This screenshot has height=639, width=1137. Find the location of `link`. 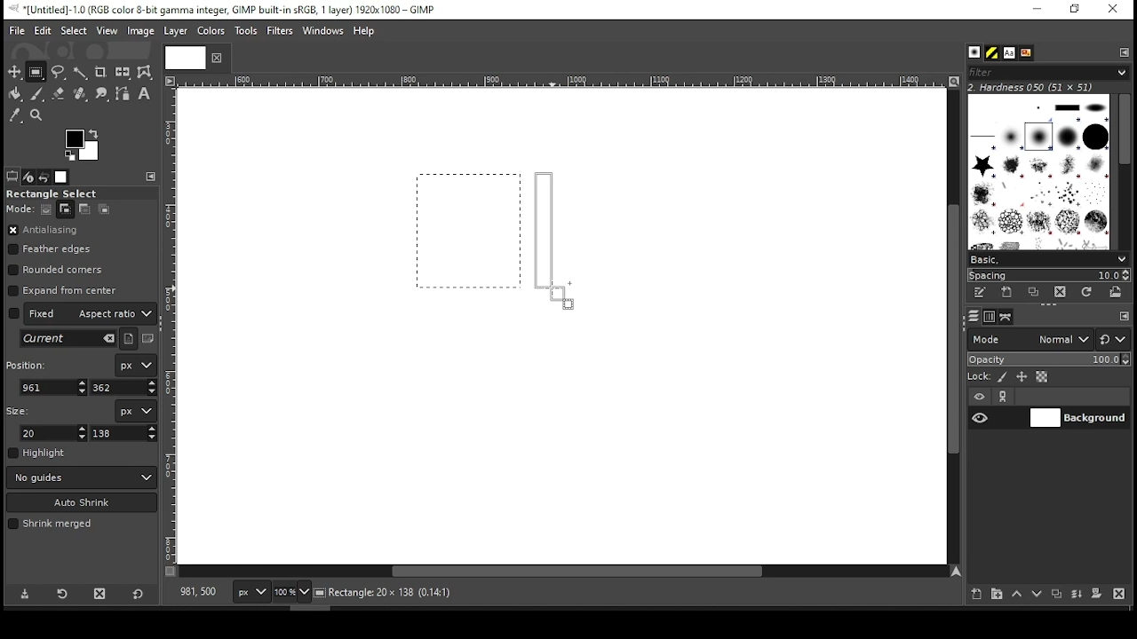

link is located at coordinates (1003, 397).